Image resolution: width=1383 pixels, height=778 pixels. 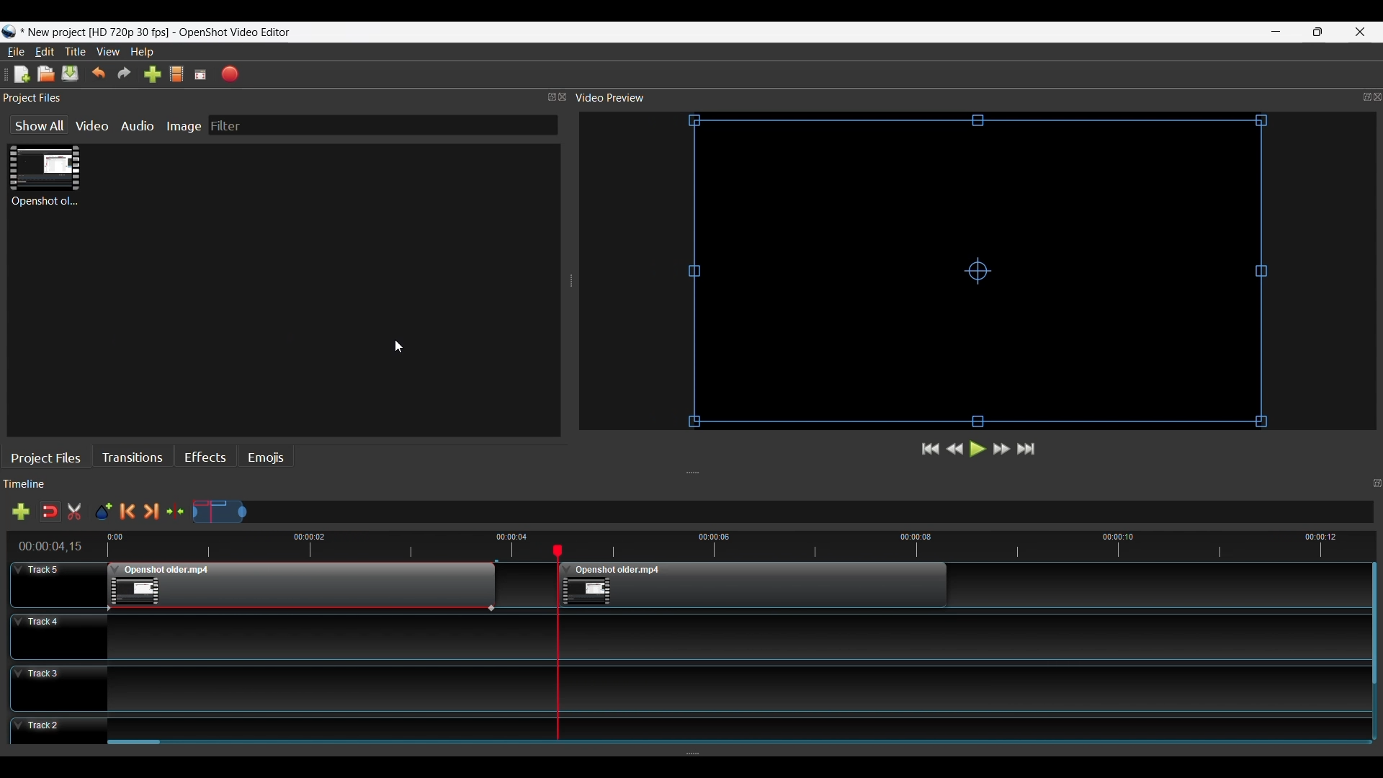 What do you see at coordinates (976, 451) in the screenshot?
I see `Play` at bounding box center [976, 451].